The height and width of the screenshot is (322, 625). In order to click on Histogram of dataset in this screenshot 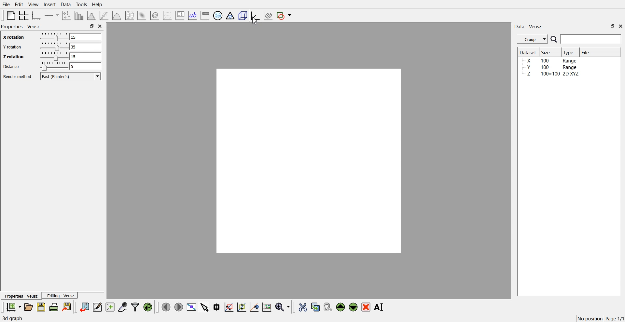, I will do `click(90, 16)`.